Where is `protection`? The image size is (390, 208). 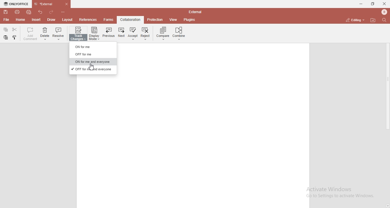
protection is located at coordinates (155, 19).